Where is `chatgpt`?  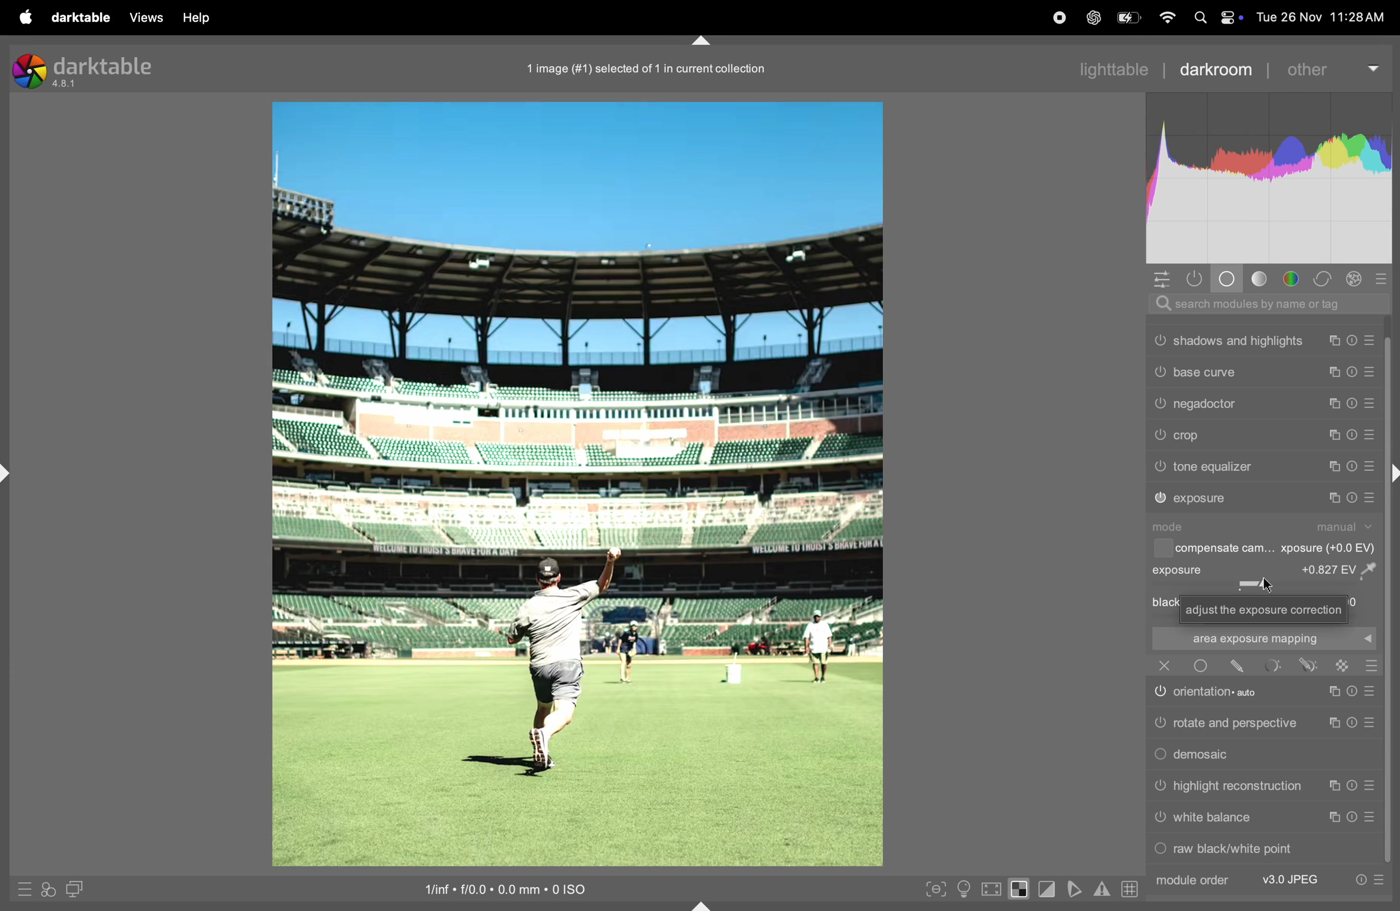 chatgpt is located at coordinates (1091, 19).